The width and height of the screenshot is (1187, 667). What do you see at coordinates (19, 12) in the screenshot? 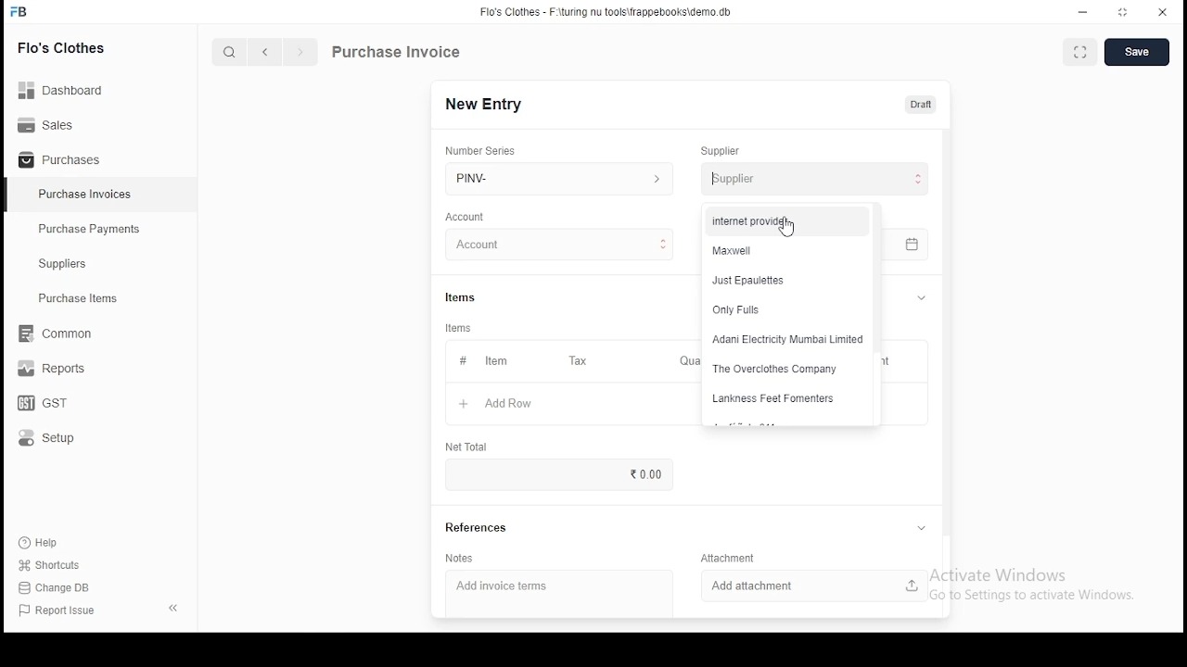
I see `icon` at bounding box center [19, 12].